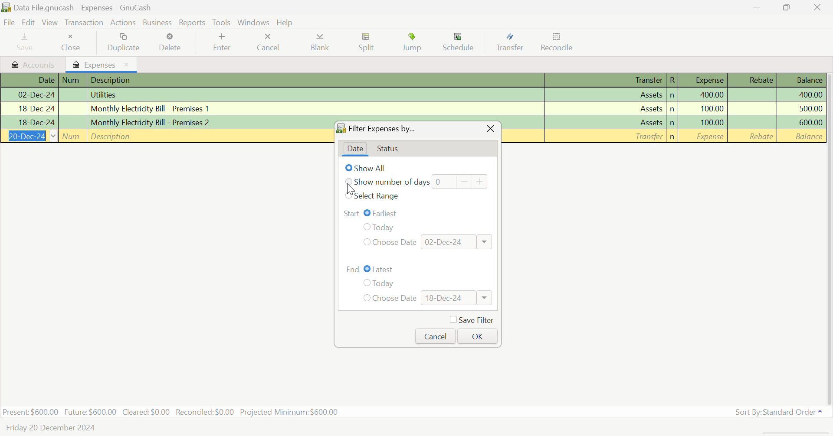  I want to click on Cursor on number of days, so click(349, 184).